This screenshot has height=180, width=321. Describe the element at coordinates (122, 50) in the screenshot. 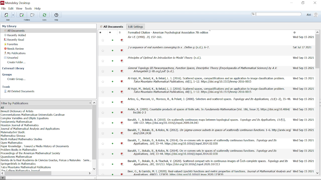

I see `pdf` at that location.